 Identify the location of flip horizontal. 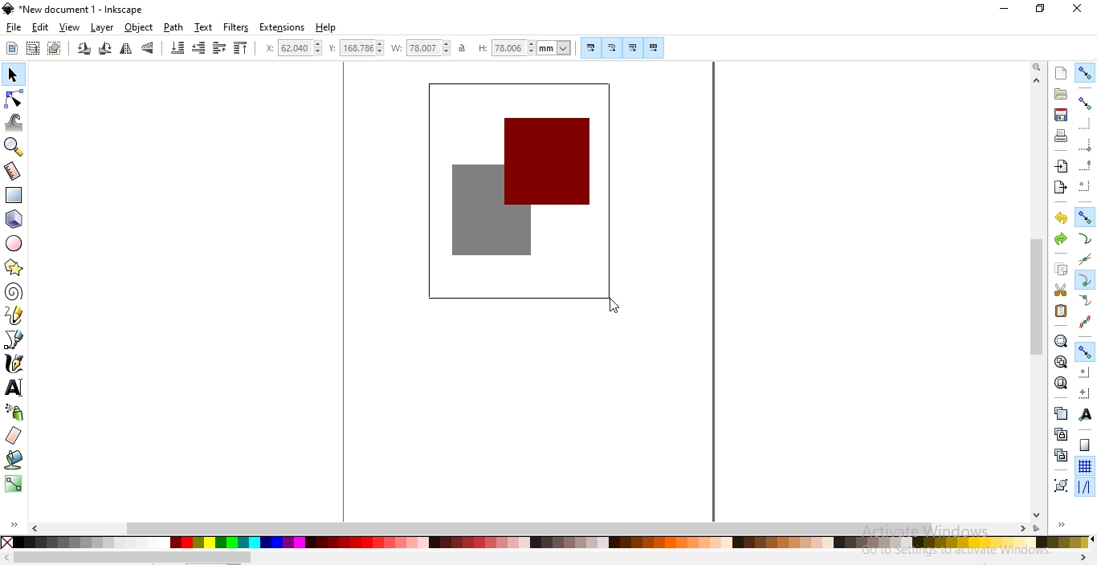
(126, 50).